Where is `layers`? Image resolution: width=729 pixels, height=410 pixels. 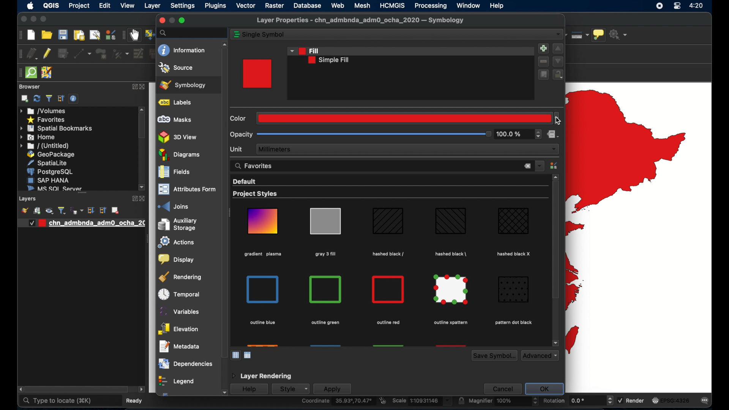 layers is located at coordinates (28, 199).